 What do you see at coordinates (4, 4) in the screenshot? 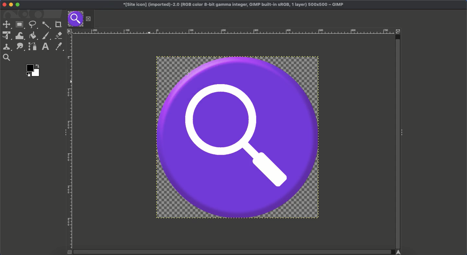
I see `Close` at bounding box center [4, 4].